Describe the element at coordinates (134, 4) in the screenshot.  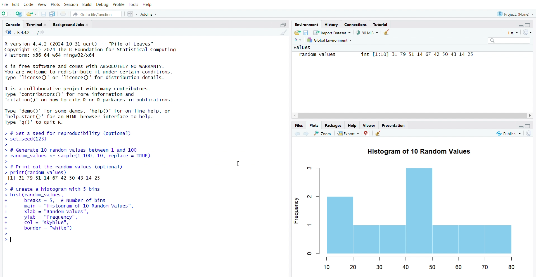
I see `tools` at that location.